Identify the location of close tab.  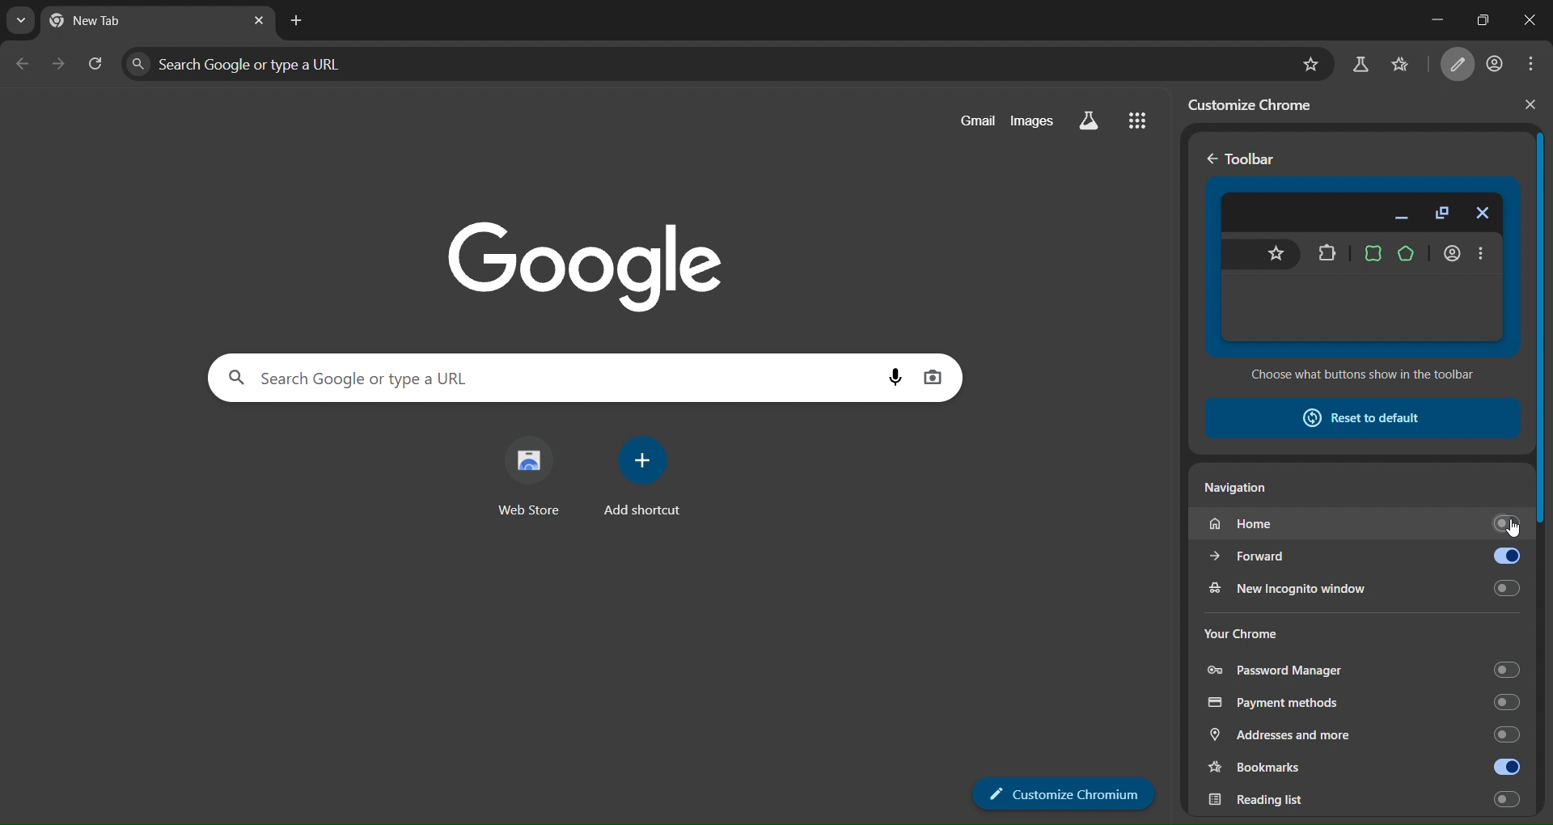
(260, 21).